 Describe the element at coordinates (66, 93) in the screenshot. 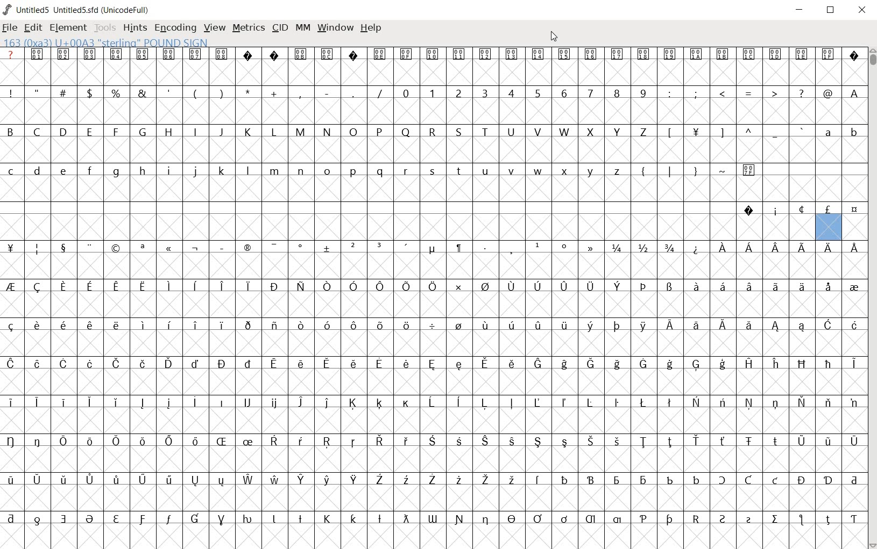

I see `#` at that location.